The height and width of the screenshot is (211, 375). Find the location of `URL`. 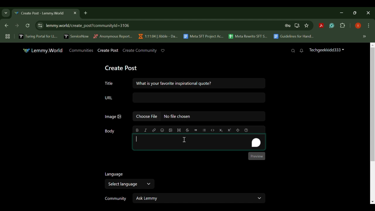

URL is located at coordinates (185, 98).